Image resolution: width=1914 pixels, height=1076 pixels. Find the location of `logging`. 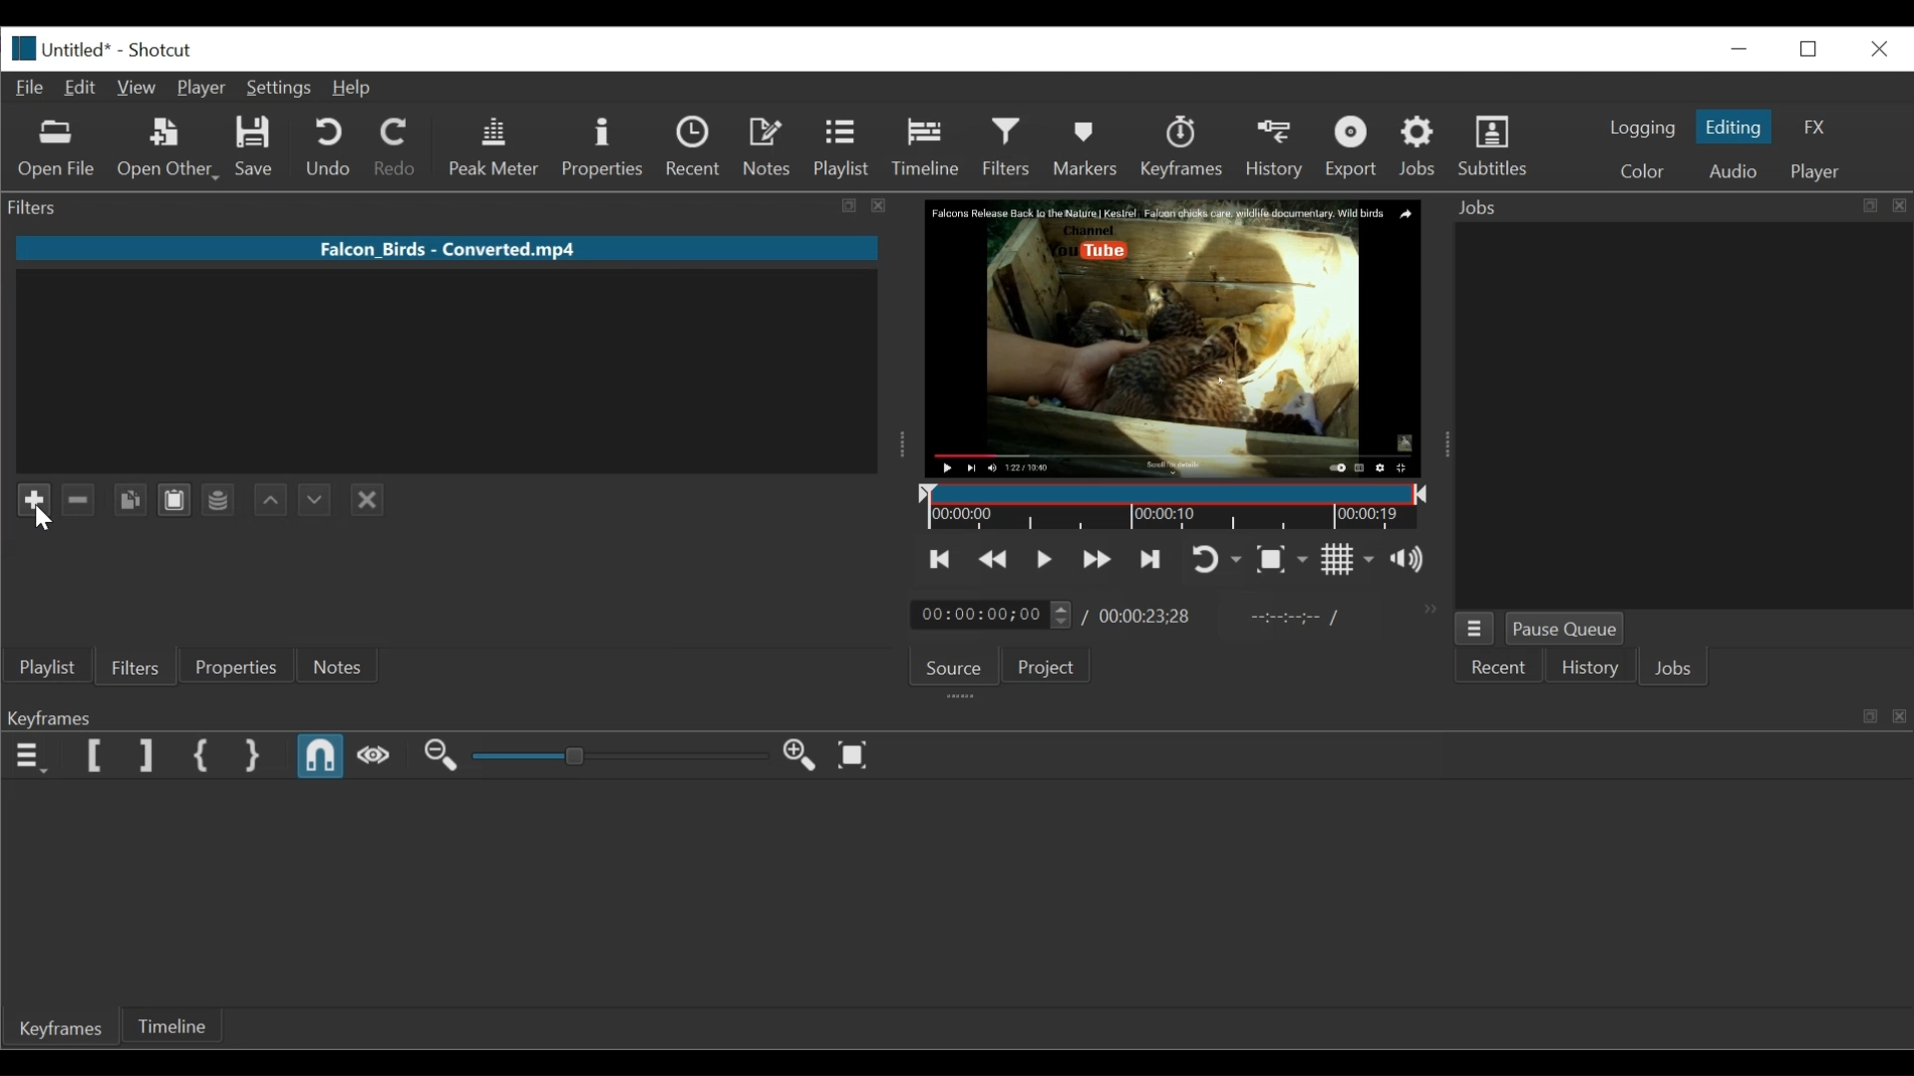

logging is located at coordinates (1641, 130).